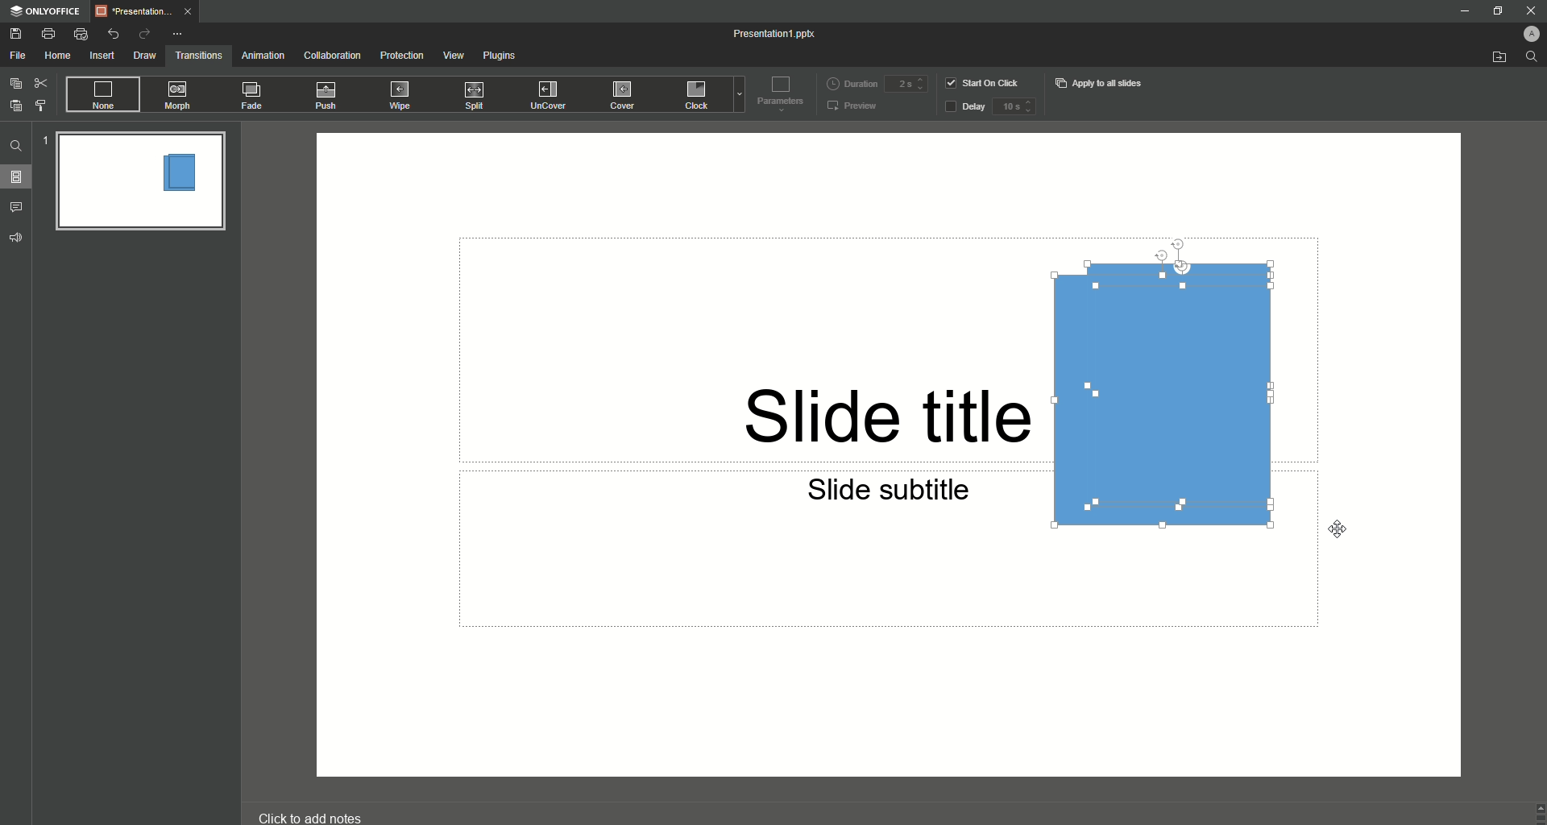 This screenshot has height=825, width=1547. What do you see at coordinates (19, 56) in the screenshot?
I see `File` at bounding box center [19, 56].